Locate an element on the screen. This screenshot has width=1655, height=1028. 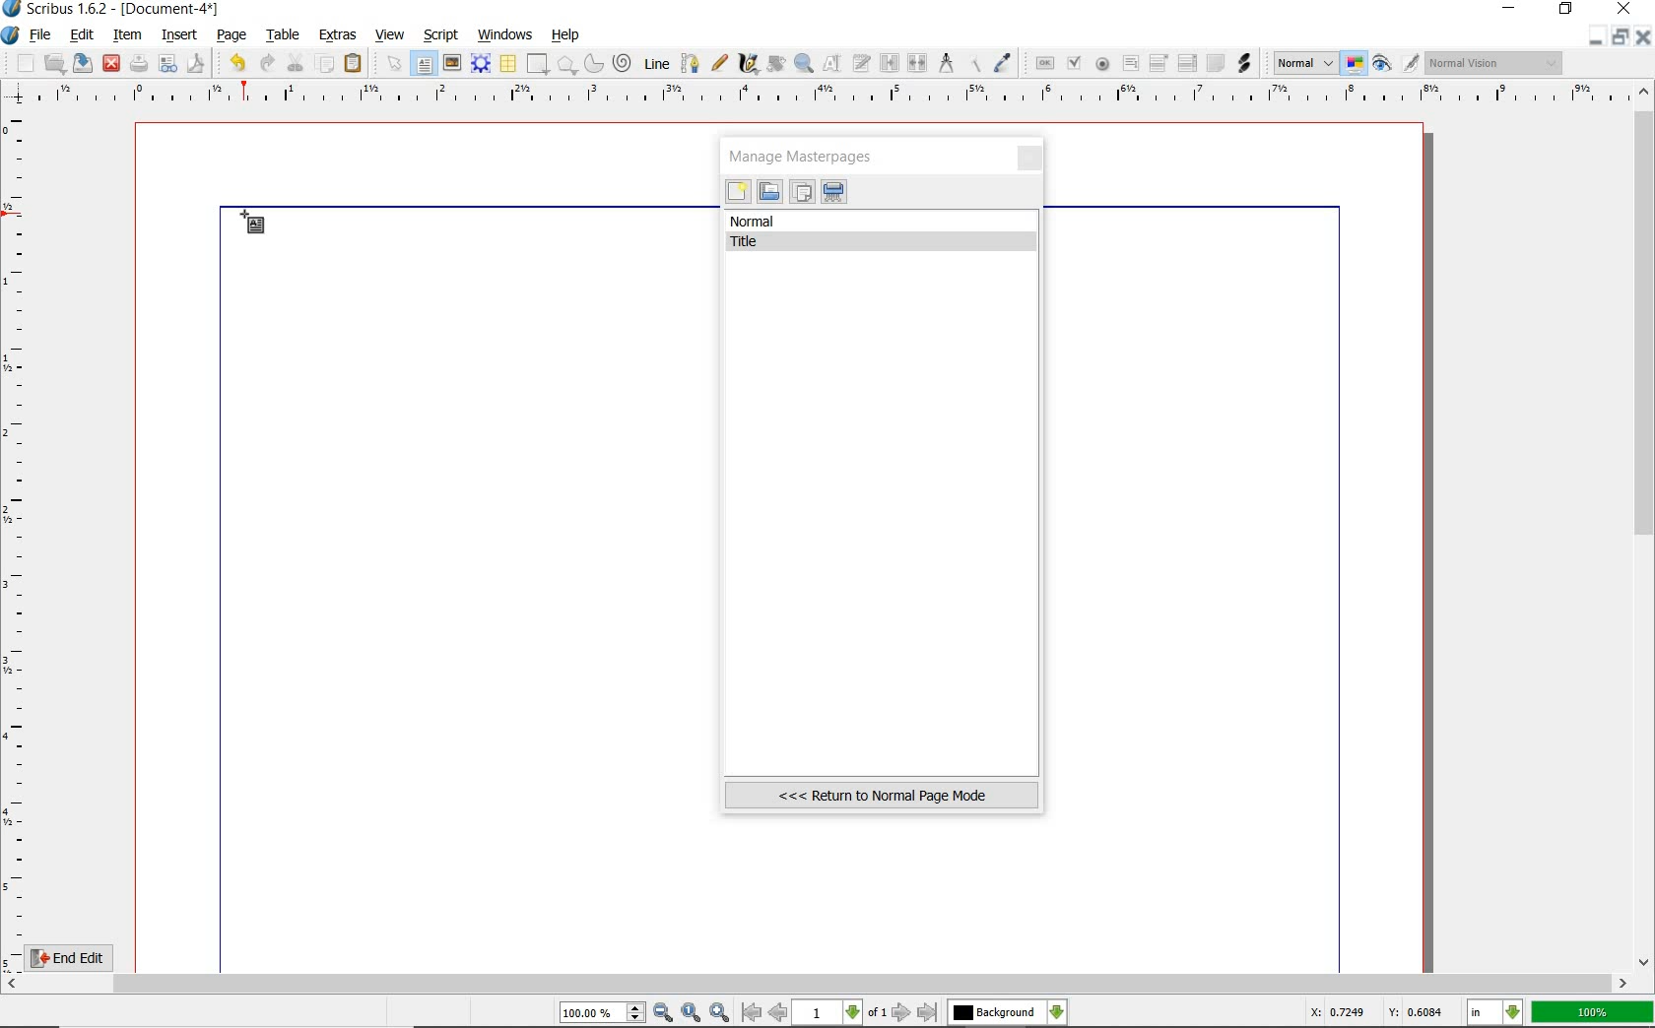
text frame is located at coordinates (255, 224).